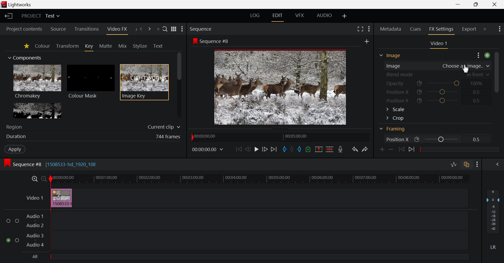 Image resolution: width=504 pixels, height=263 pixels. What do you see at coordinates (174, 28) in the screenshot?
I see `toggle between list and title view` at bounding box center [174, 28].